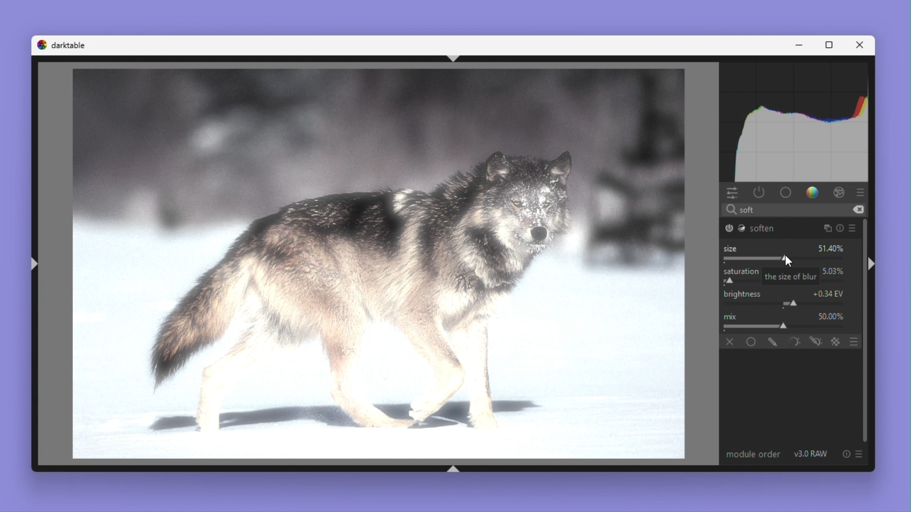 The image size is (911, 512). I want to click on off, so click(730, 342).